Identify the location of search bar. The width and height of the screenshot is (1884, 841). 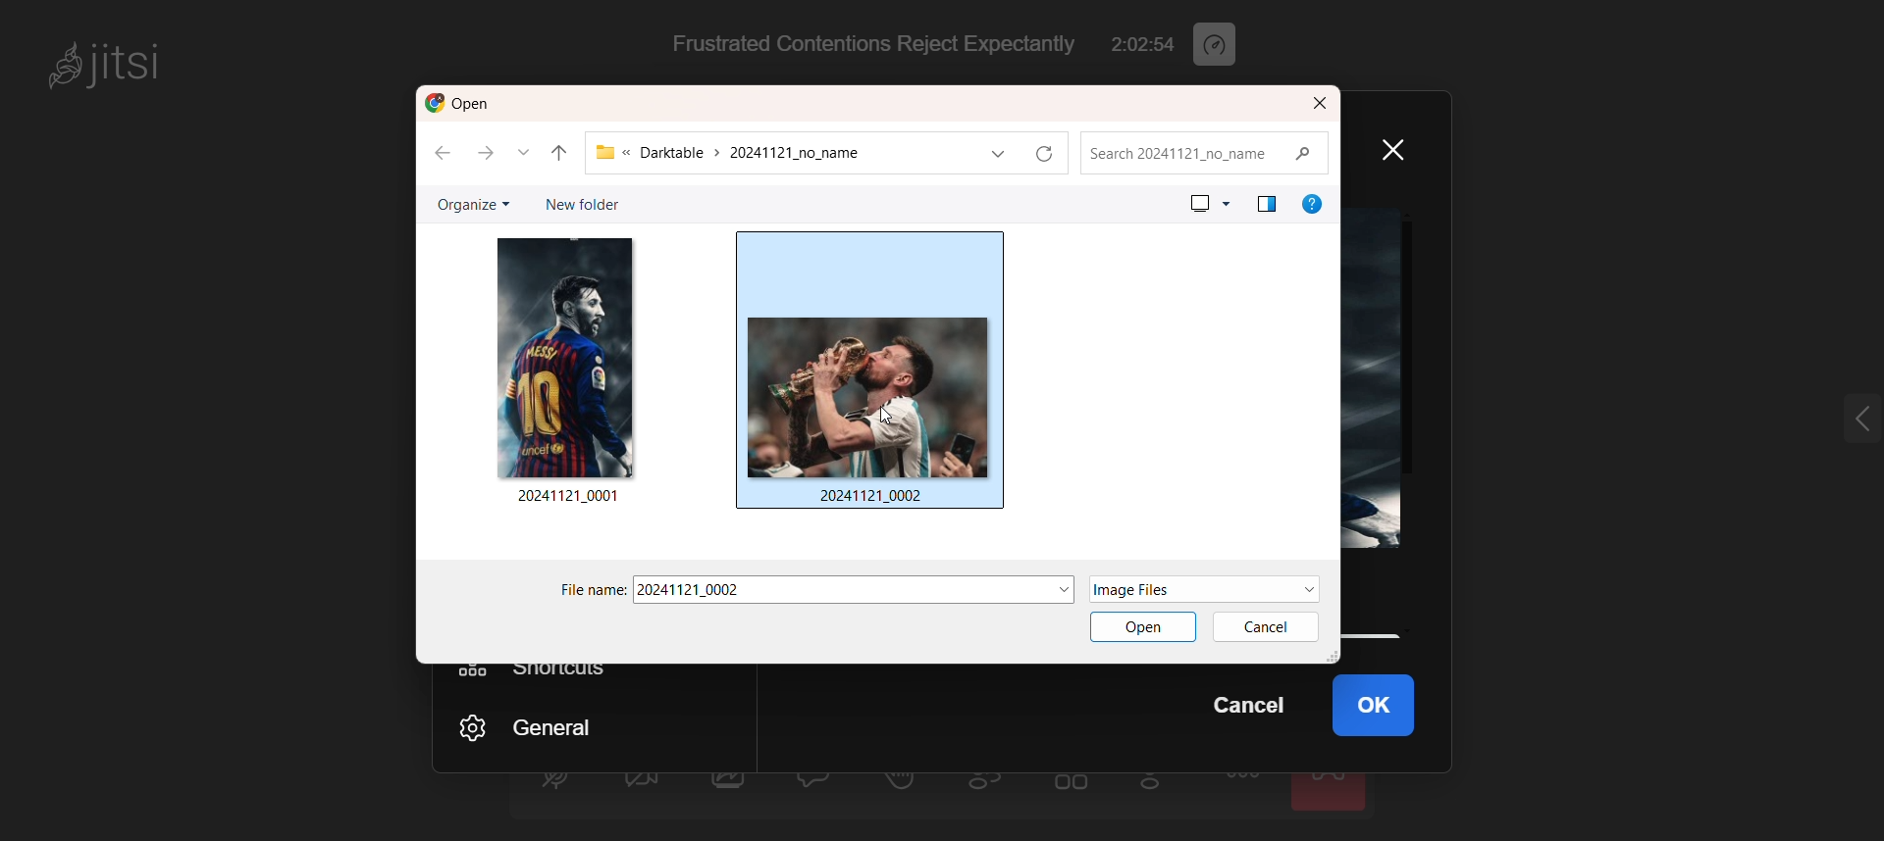
(1209, 152).